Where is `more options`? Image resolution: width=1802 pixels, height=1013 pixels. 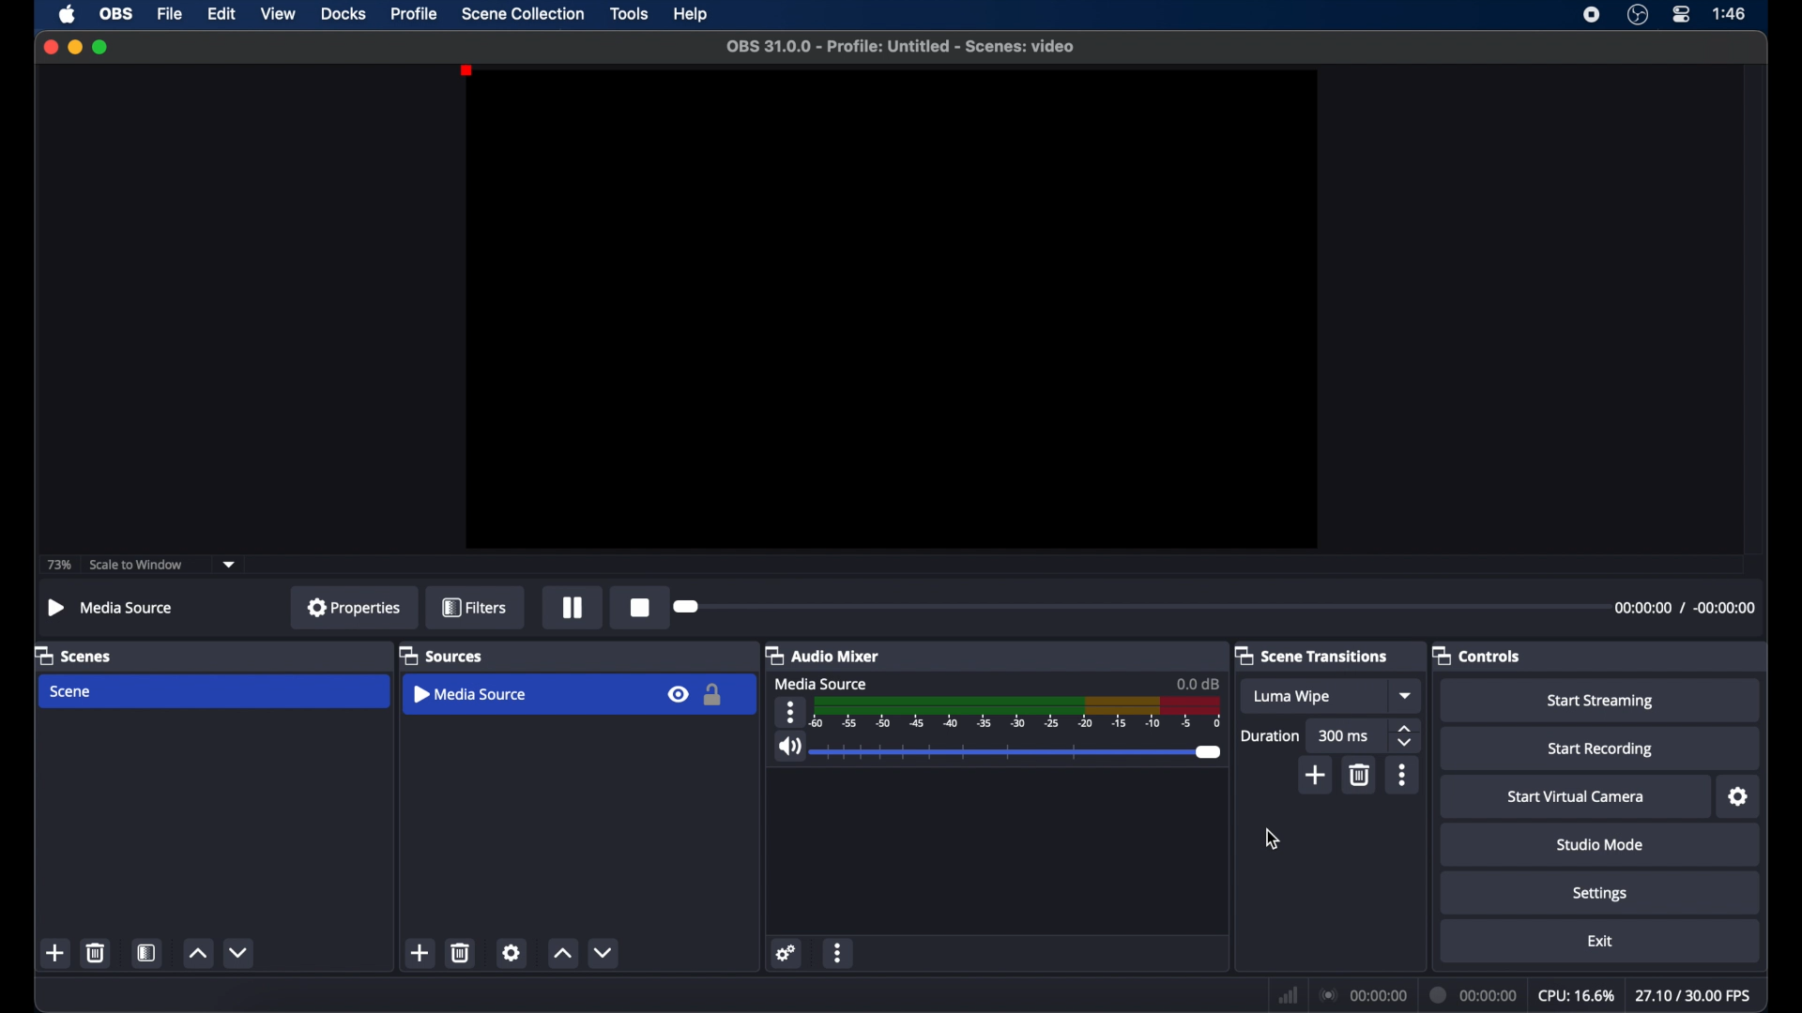 more options is located at coordinates (790, 712).